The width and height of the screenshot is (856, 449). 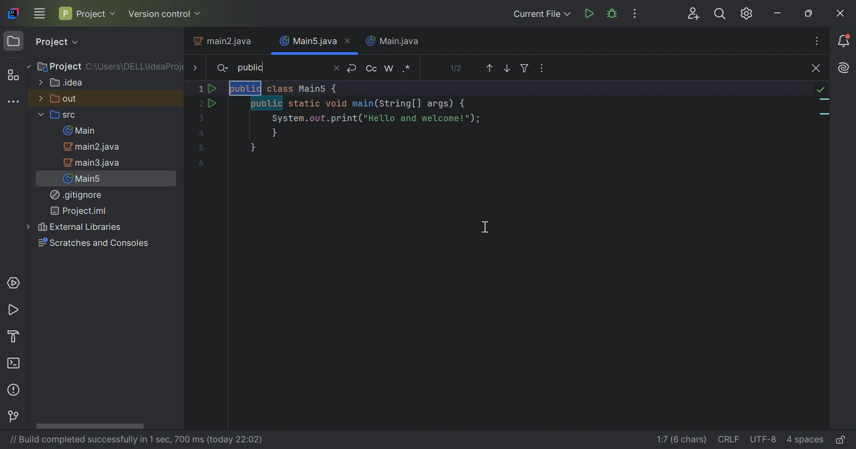 What do you see at coordinates (816, 42) in the screenshot?
I see `Recent Files, Tab Actions, and More` at bounding box center [816, 42].